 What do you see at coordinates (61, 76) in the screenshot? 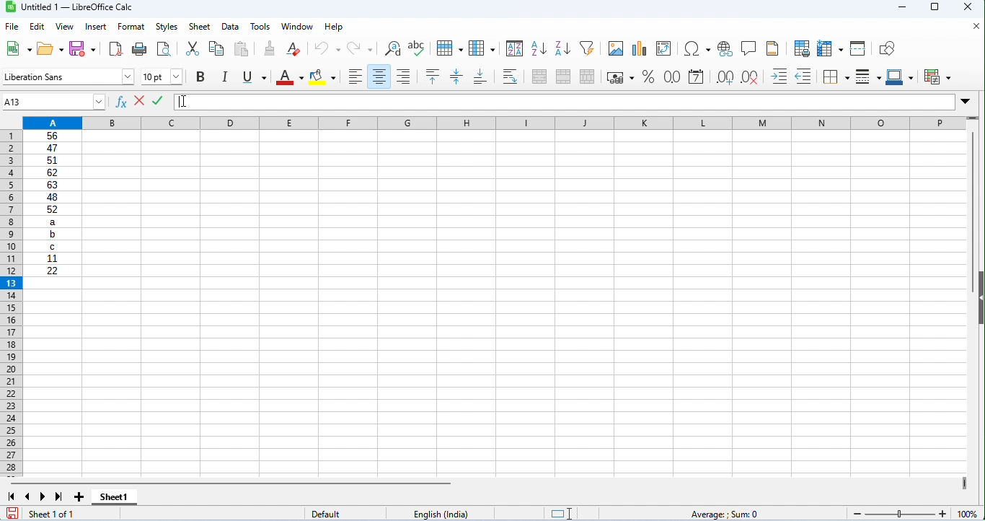
I see `font style input` at bounding box center [61, 76].